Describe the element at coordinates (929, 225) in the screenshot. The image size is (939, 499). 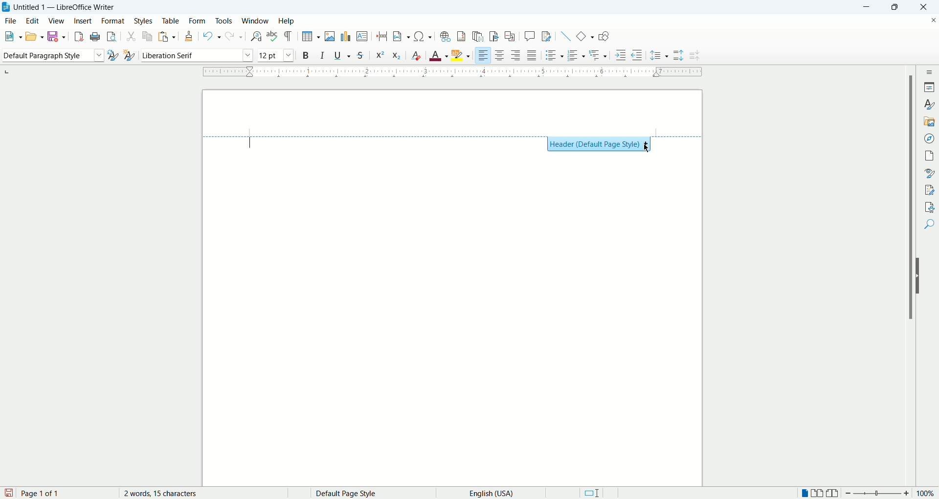
I see `find` at that location.